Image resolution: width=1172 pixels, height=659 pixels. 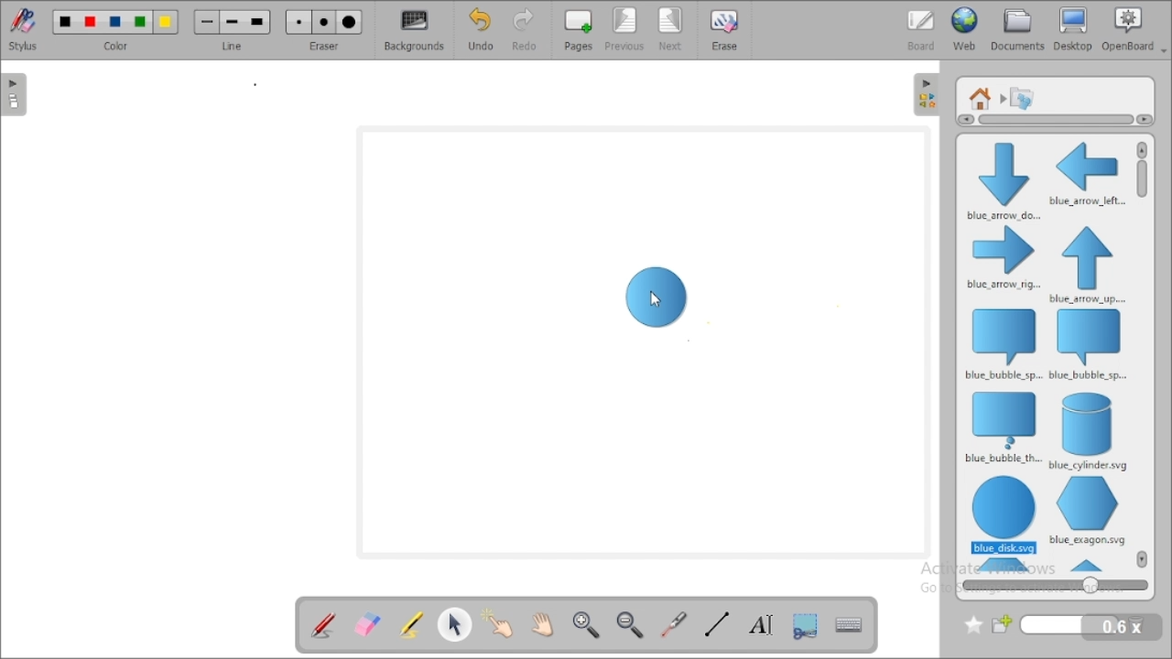 I want to click on select and modify objects, so click(x=456, y=623).